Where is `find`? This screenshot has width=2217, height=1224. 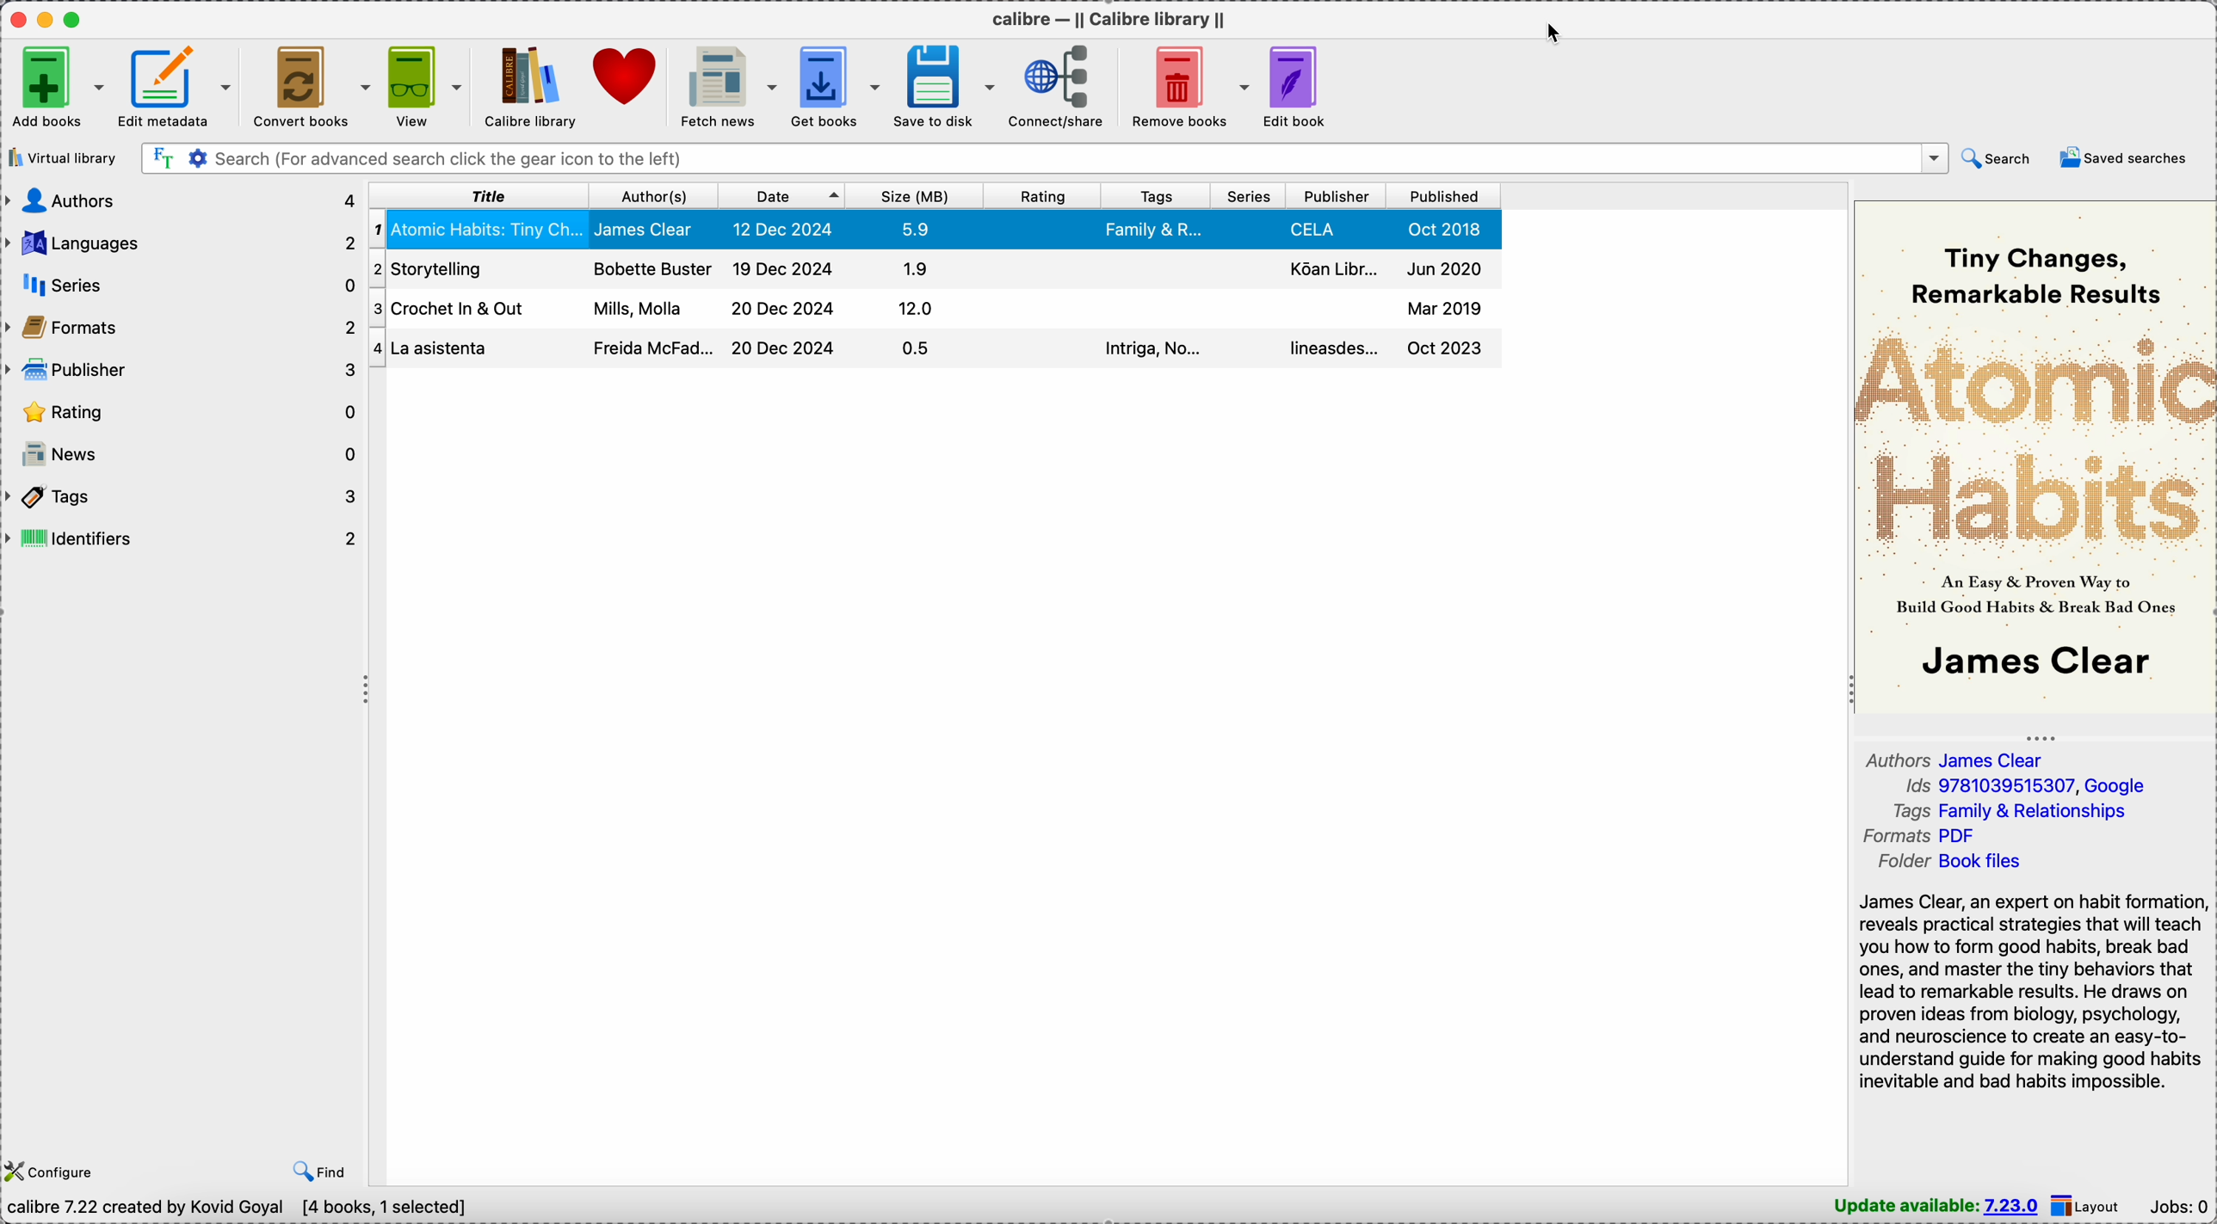 find is located at coordinates (316, 1170).